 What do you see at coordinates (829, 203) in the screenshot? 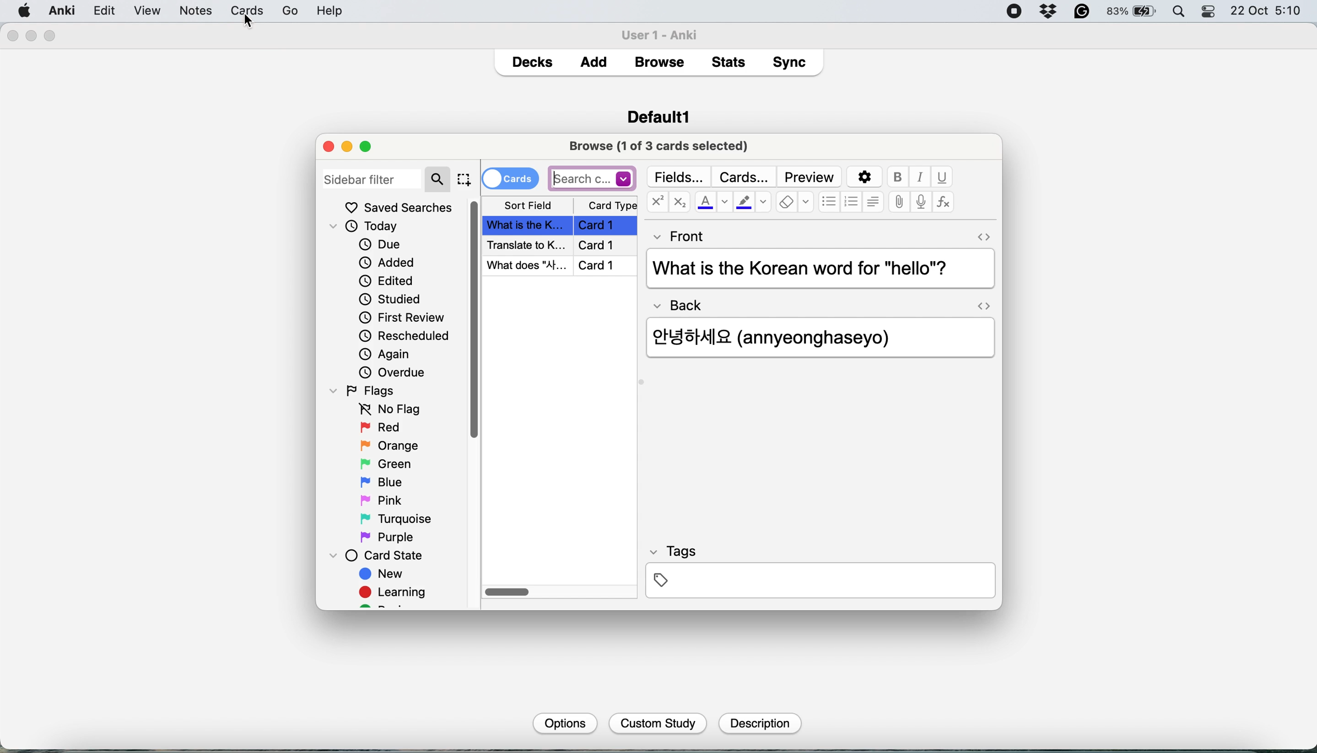
I see `bullet list` at bounding box center [829, 203].